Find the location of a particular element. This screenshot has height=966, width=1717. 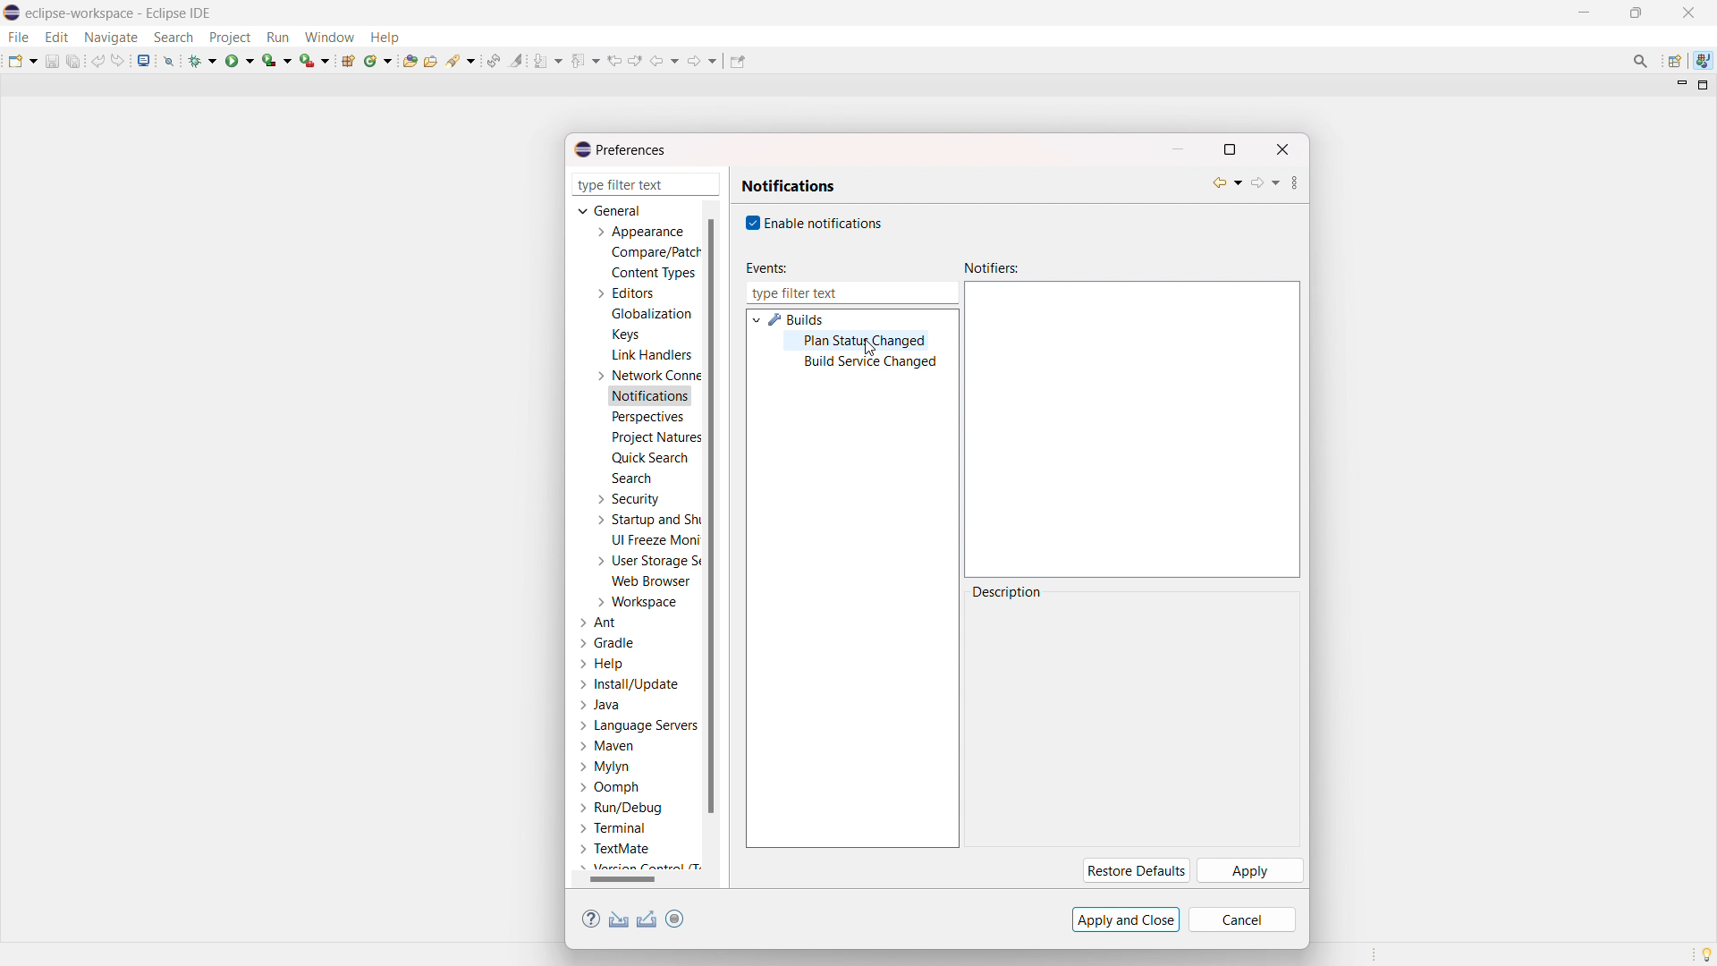

type filter text is located at coordinates (851, 293).